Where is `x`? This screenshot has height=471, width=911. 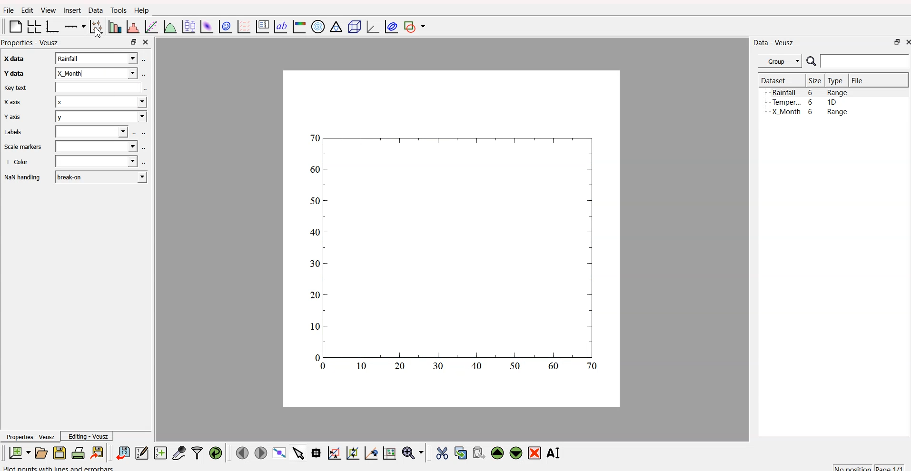 x is located at coordinates (101, 104).